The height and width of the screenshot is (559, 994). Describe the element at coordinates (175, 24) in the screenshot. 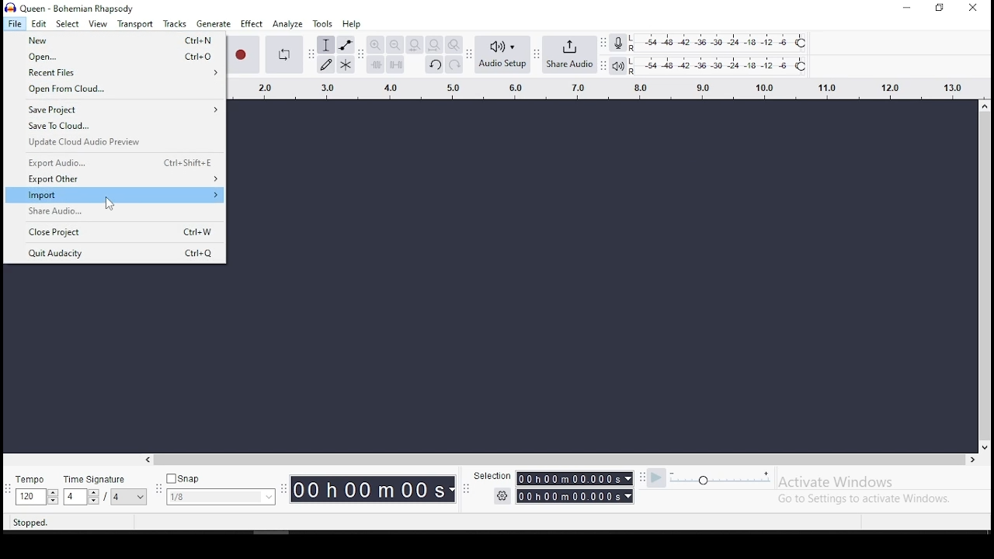

I see `tracks` at that location.